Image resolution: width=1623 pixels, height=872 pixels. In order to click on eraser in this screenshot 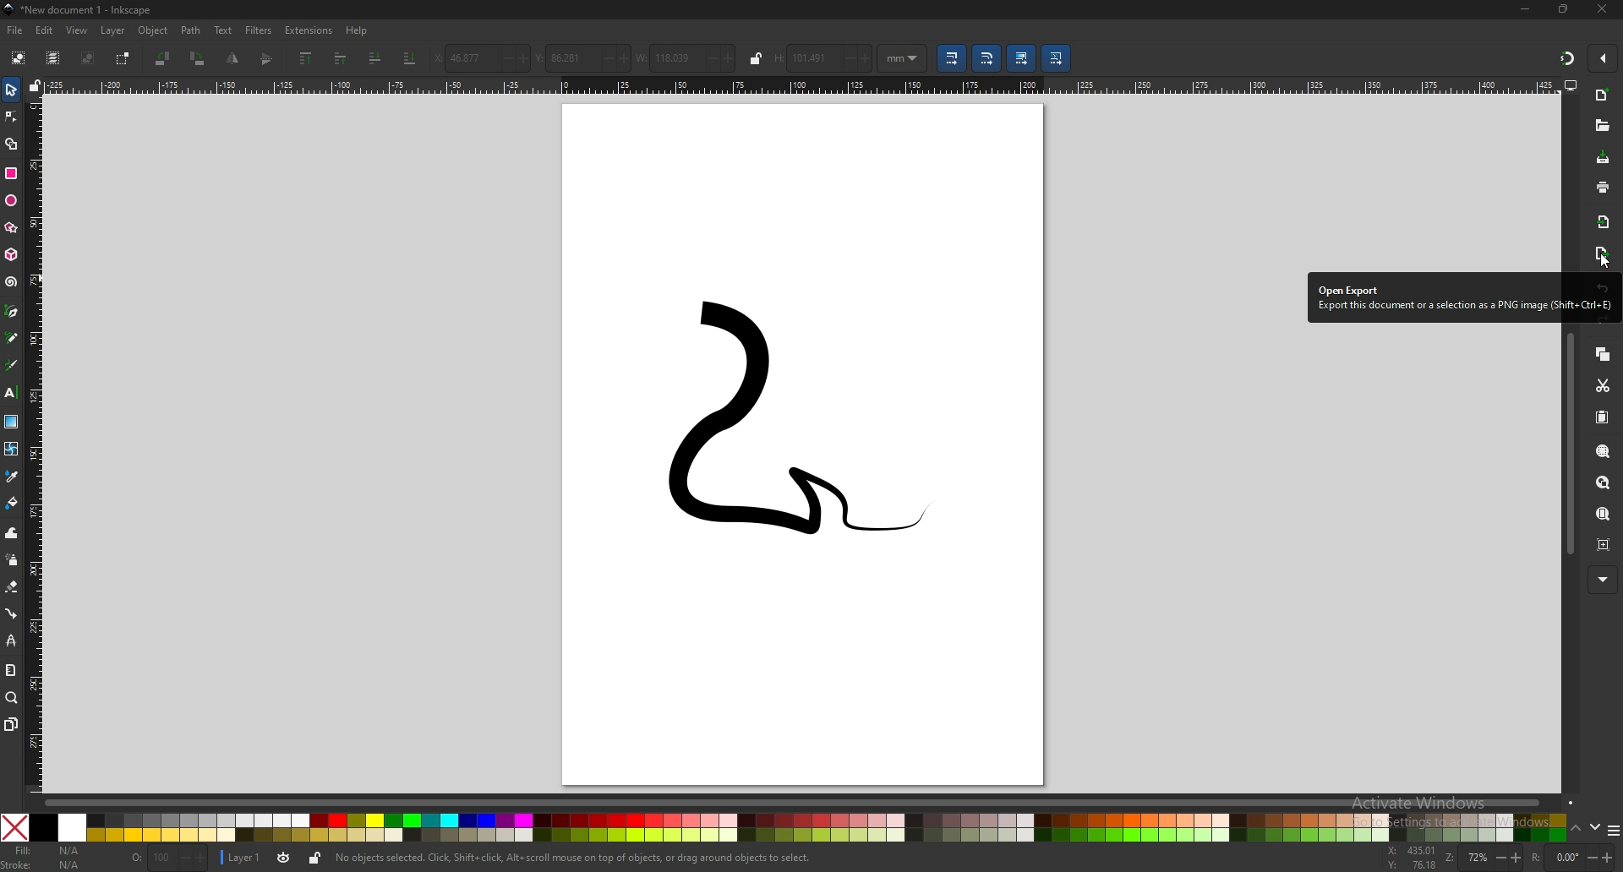, I will do `click(12, 587)`.